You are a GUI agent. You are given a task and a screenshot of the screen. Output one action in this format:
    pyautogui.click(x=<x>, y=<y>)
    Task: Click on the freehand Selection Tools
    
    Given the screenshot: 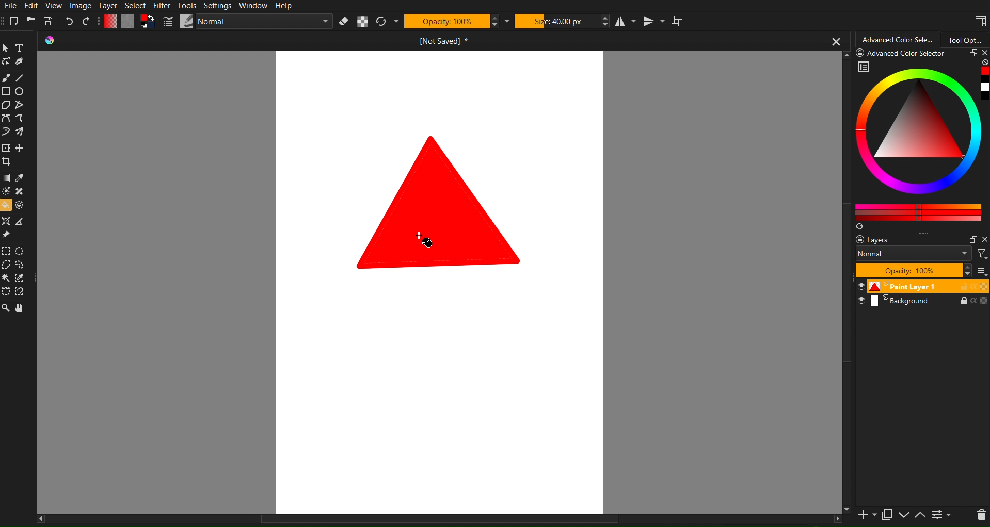 What is the action you would take?
    pyautogui.click(x=21, y=265)
    